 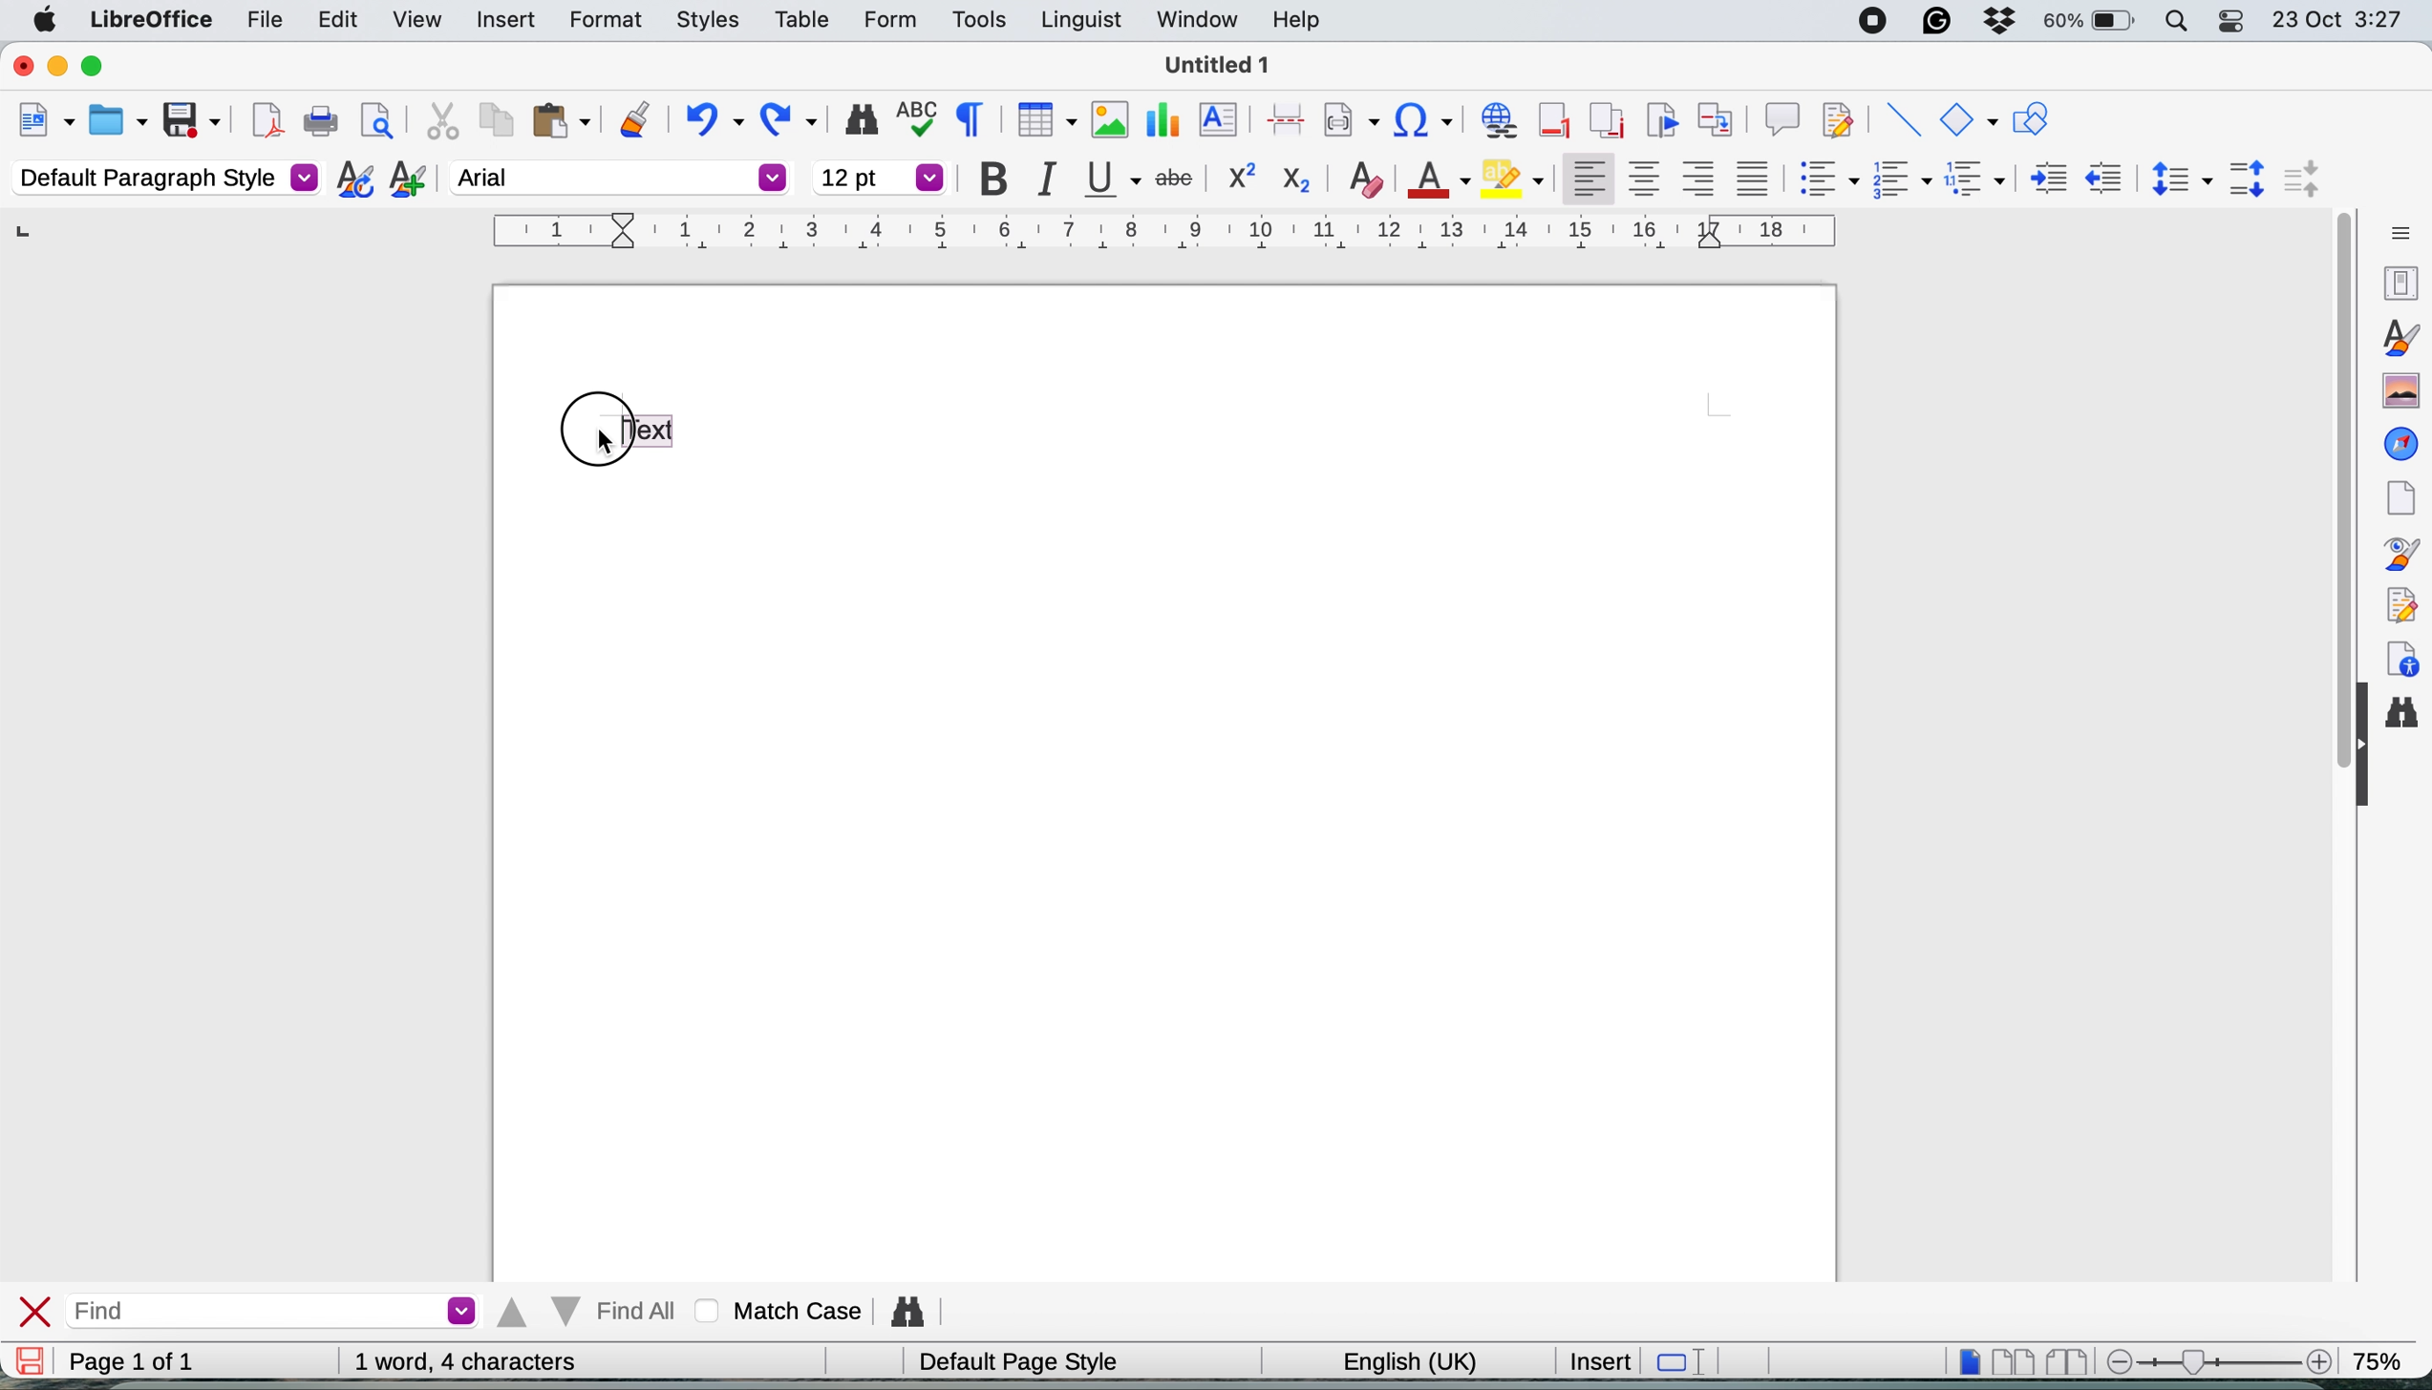 I want to click on insert cross reference, so click(x=1718, y=121).